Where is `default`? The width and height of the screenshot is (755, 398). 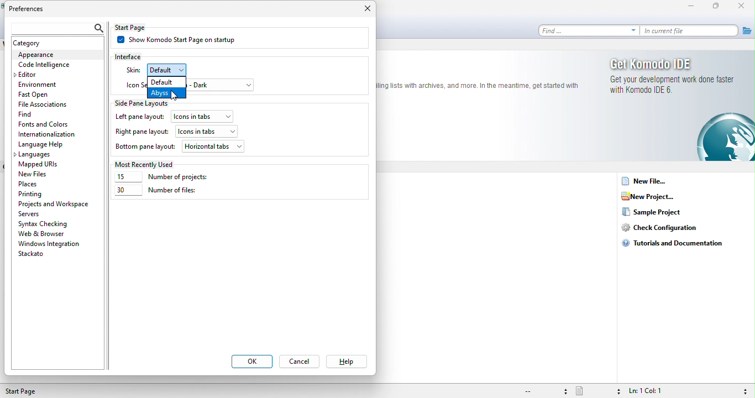
default is located at coordinates (167, 82).